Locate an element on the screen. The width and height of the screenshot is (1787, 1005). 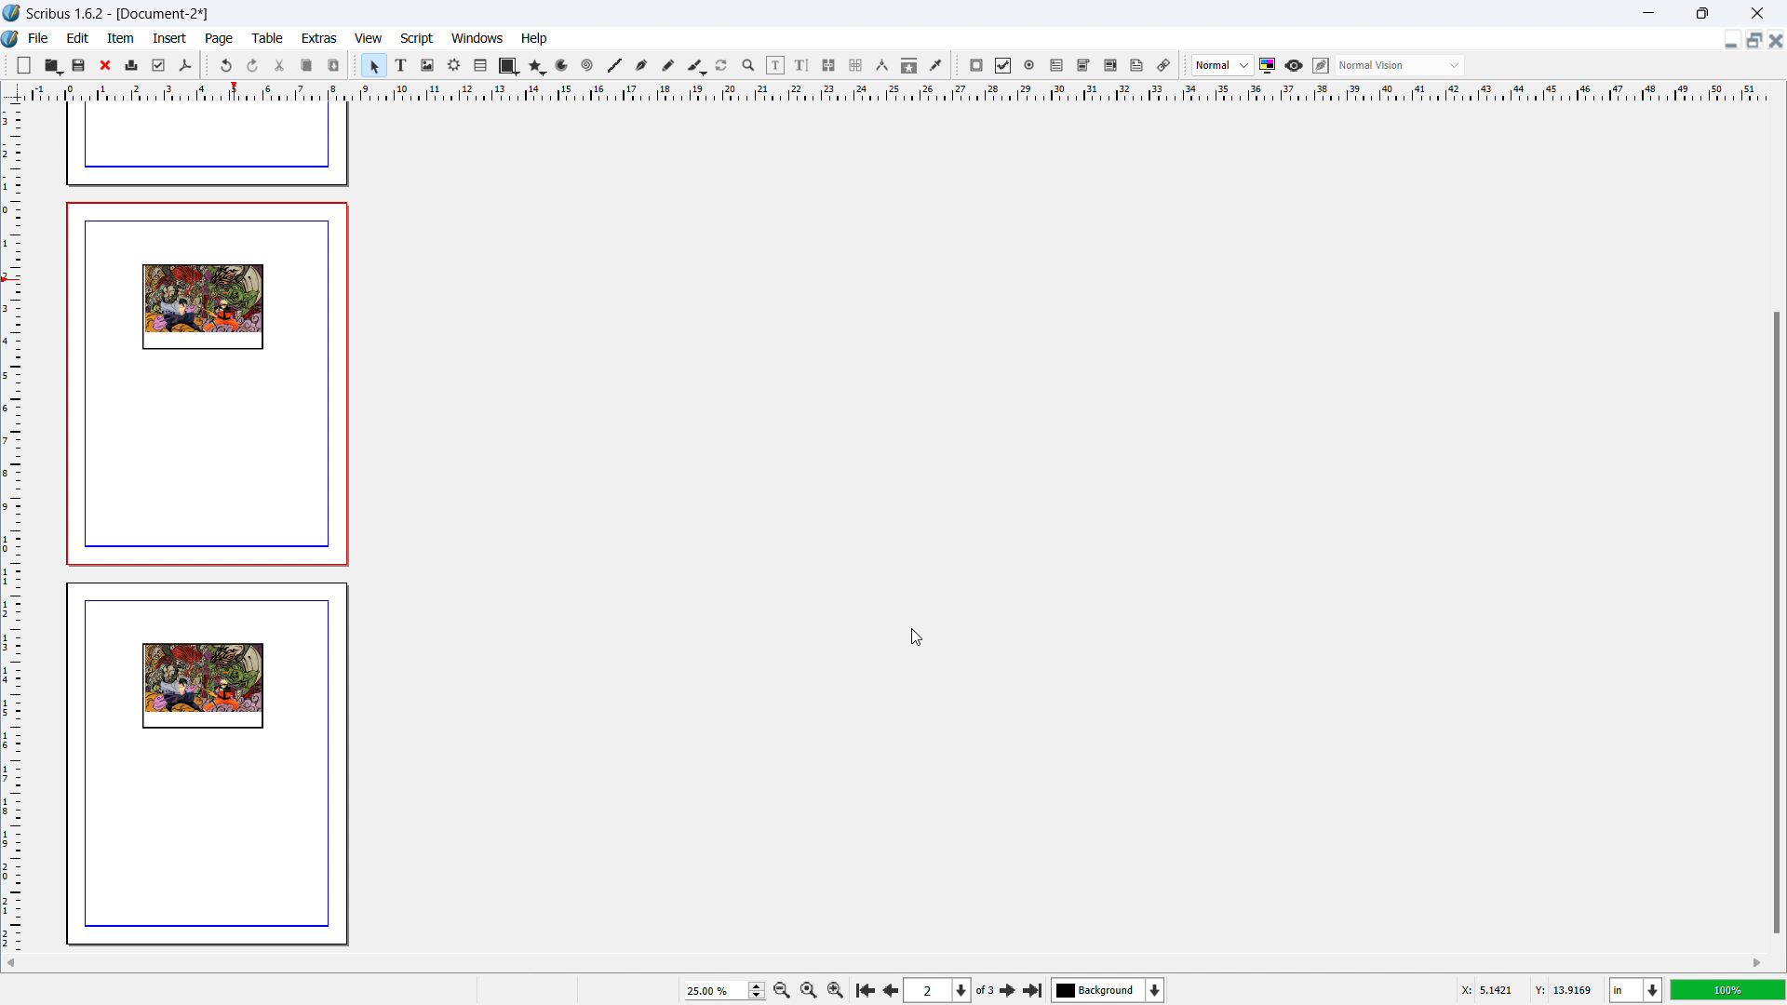
curves is located at coordinates (564, 66).